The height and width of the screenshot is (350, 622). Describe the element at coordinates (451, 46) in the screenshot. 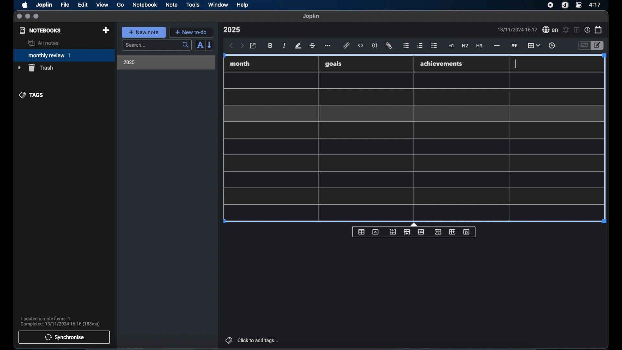

I see `heading 1` at that location.